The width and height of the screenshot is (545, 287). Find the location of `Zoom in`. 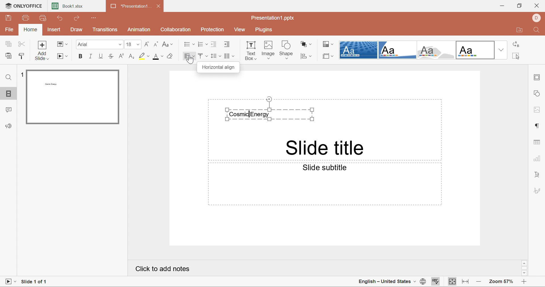

Zoom in is located at coordinates (524, 281).